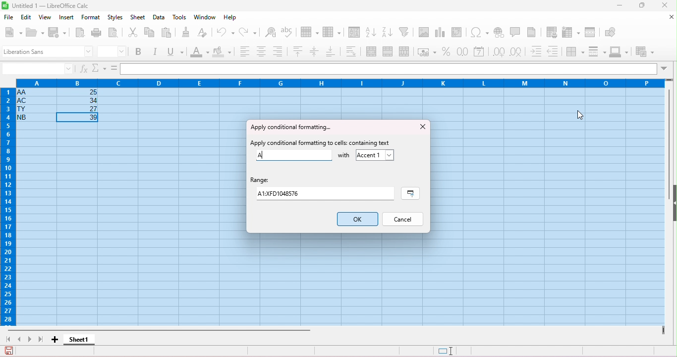  What do you see at coordinates (619, 6) in the screenshot?
I see `minimize` at bounding box center [619, 6].